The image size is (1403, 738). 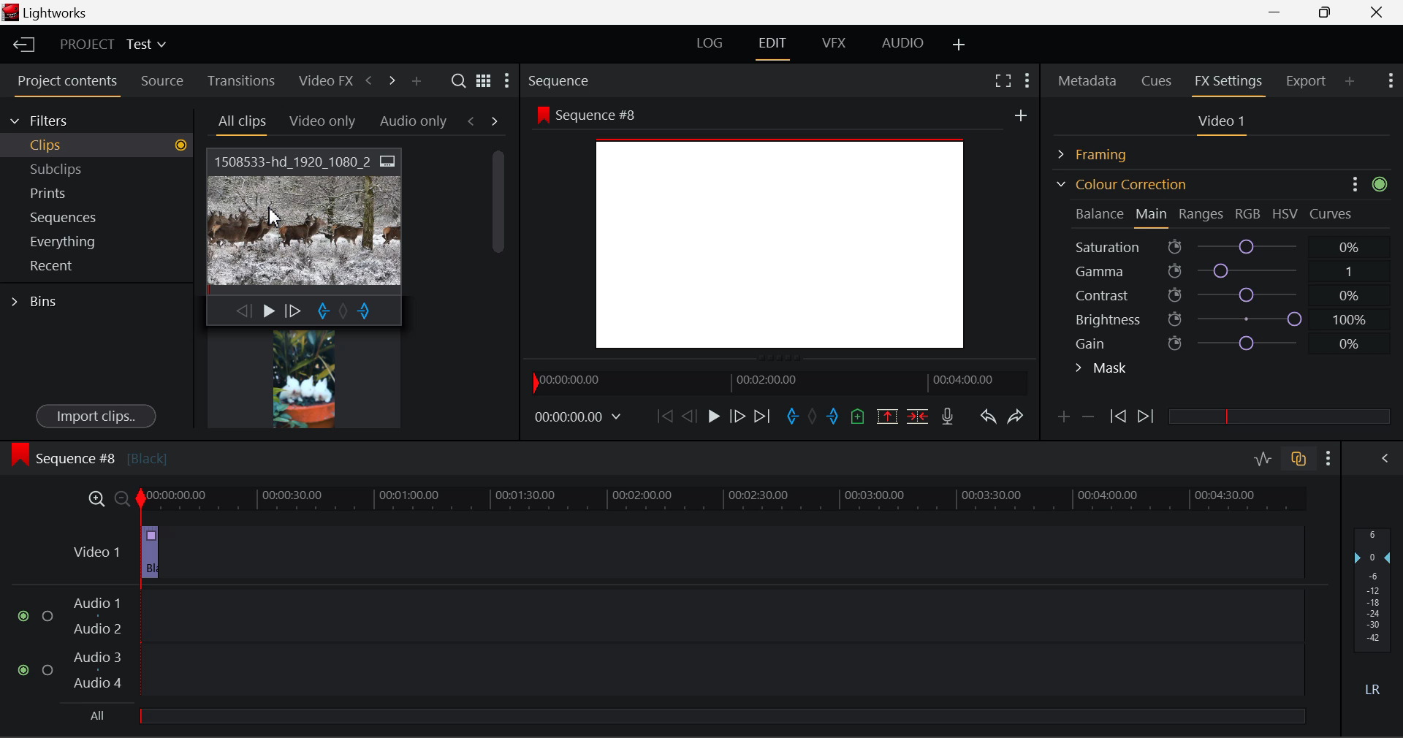 I want to click on AUDIO Layout, so click(x=902, y=42).